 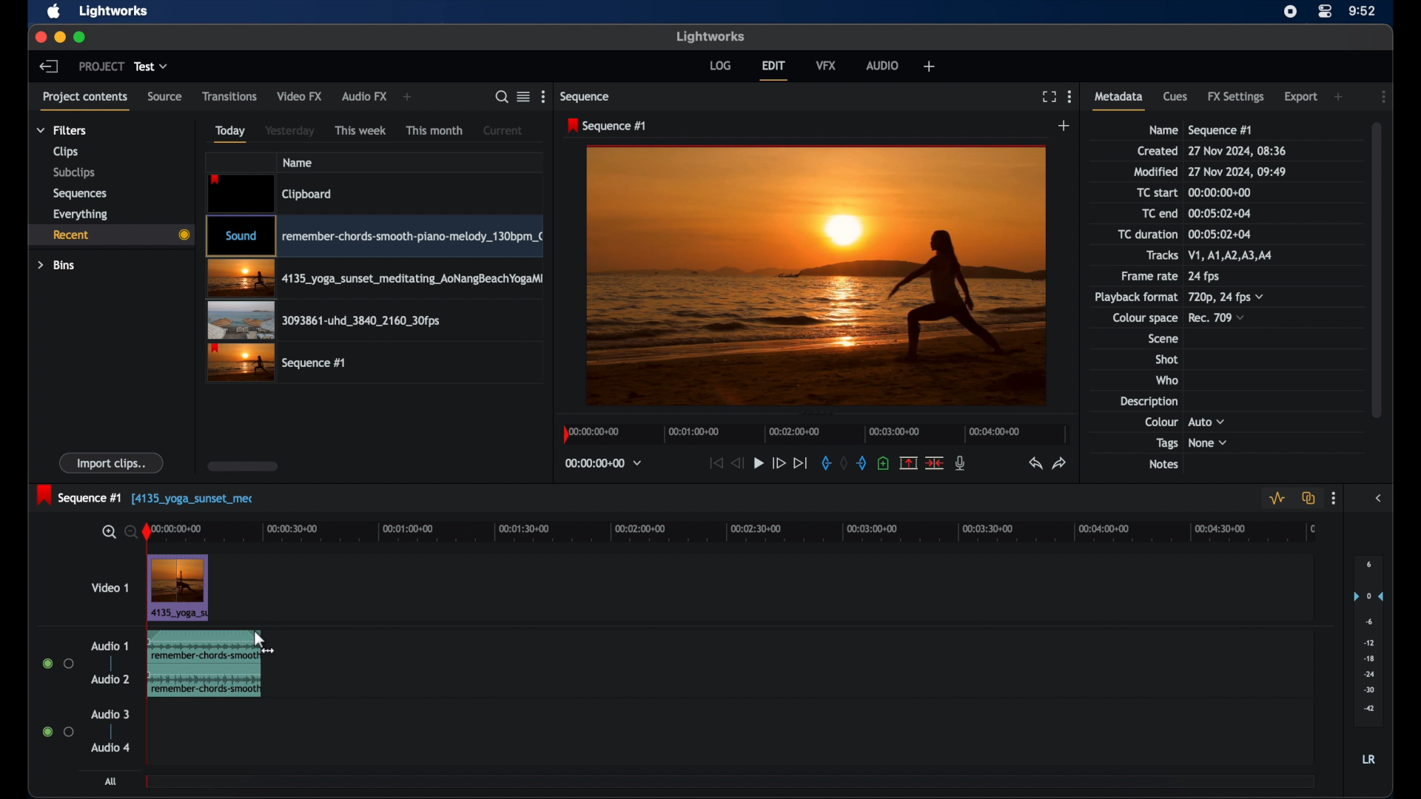 What do you see at coordinates (200, 665) in the screenshot?
I see `audio clip` at bounding box center [200, 665].